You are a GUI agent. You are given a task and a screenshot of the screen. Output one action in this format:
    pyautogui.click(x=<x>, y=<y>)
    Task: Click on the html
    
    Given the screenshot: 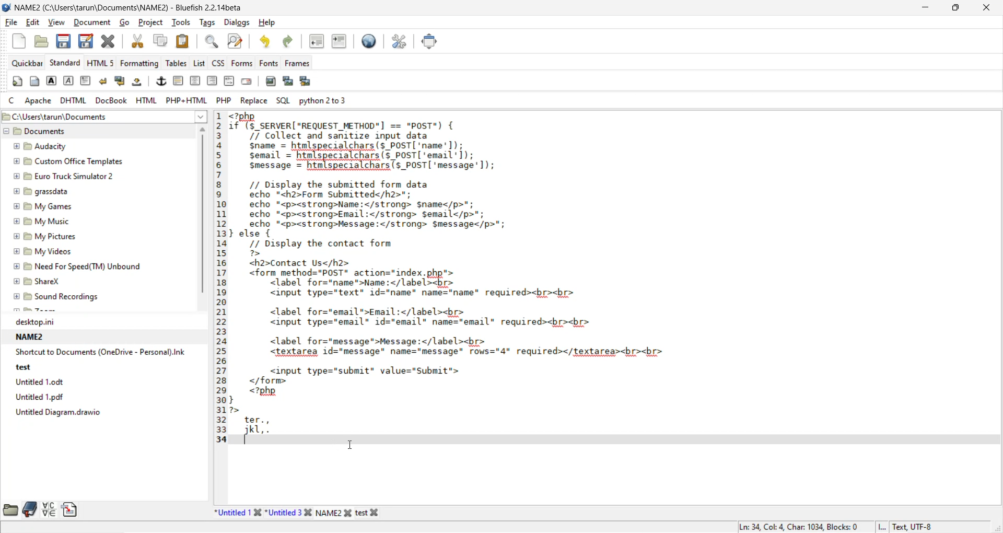 What is the action you would take?
    pyautogui.click(x=146, y=100)
    